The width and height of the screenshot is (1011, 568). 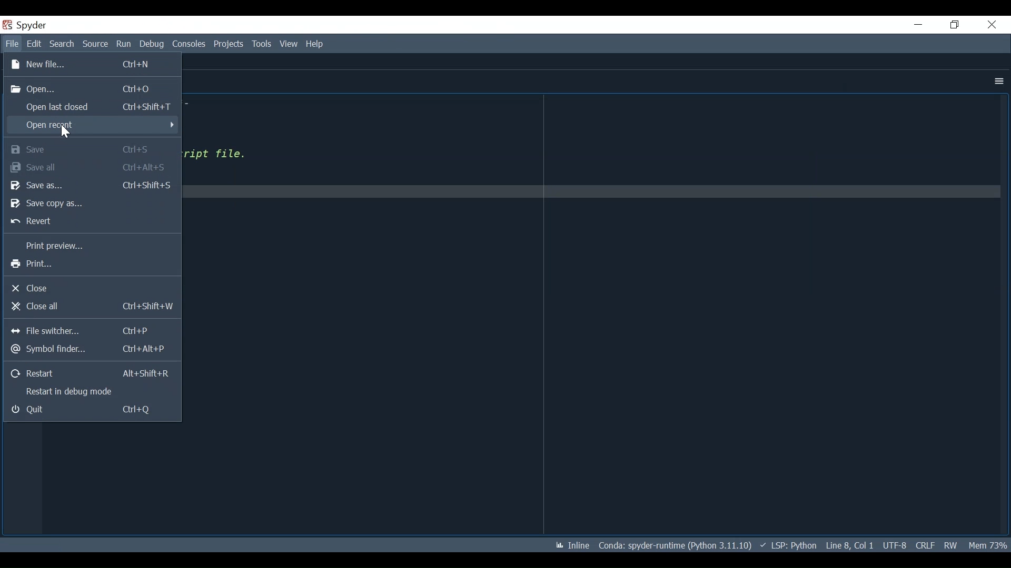 I want to click on Close all, so click(x=90, y=307).